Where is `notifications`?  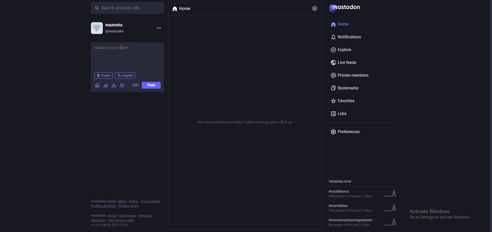 notifications is located at coordinates (354, 37).